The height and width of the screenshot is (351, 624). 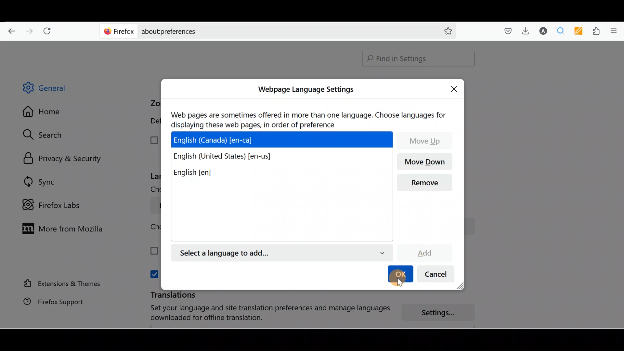 What do you see at coordinates (580, 32) in the screenshot?
I see `Multi keywords highlighter` at bounding box center [580, 32].